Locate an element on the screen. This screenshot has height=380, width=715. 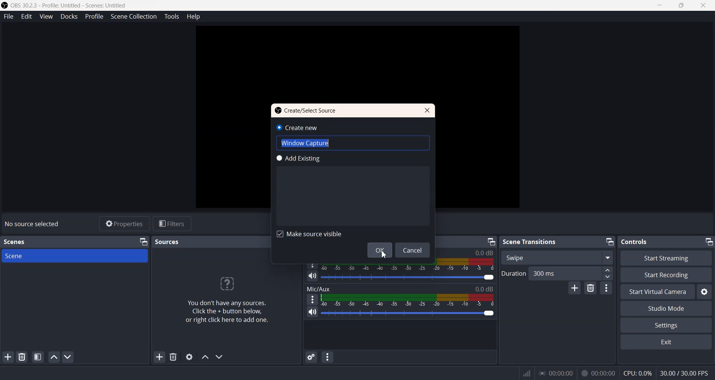
Tools is located at coordinates (172, 17).